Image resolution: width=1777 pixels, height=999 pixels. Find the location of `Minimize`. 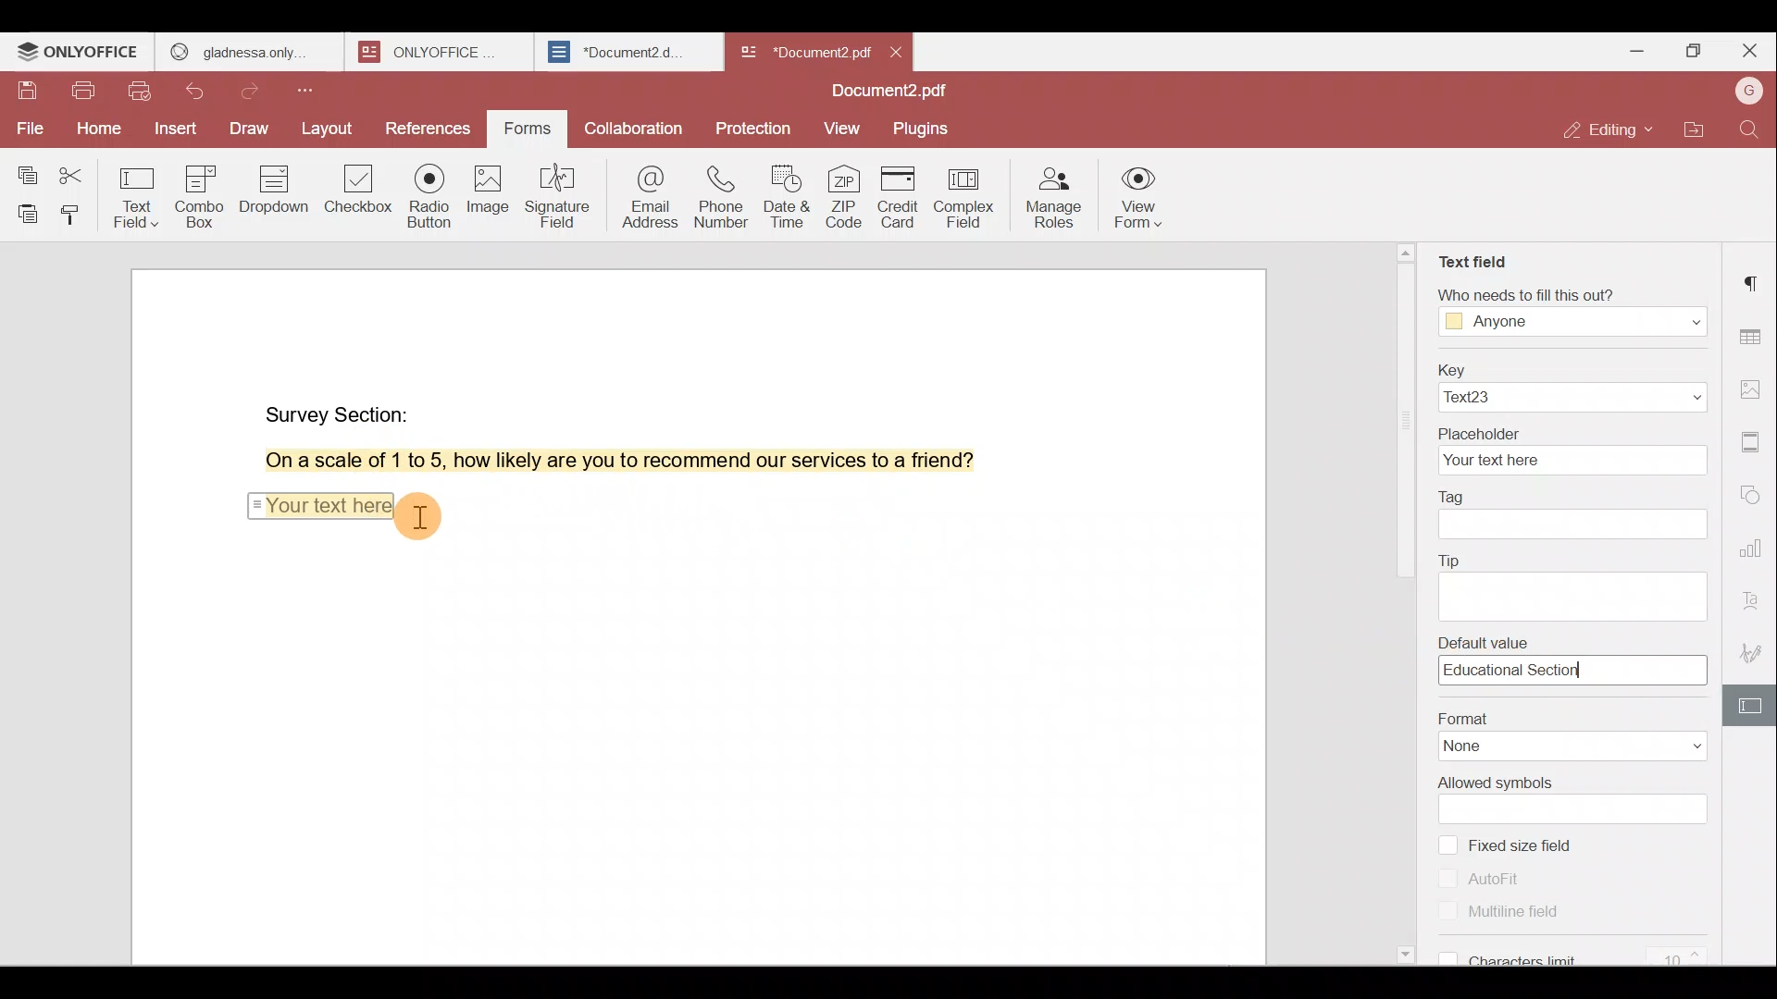

Minimize is located at coordinates (1632, 49).